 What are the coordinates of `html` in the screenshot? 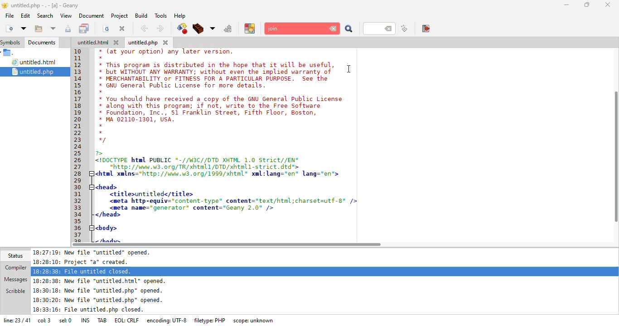 It's located at (93, 43).